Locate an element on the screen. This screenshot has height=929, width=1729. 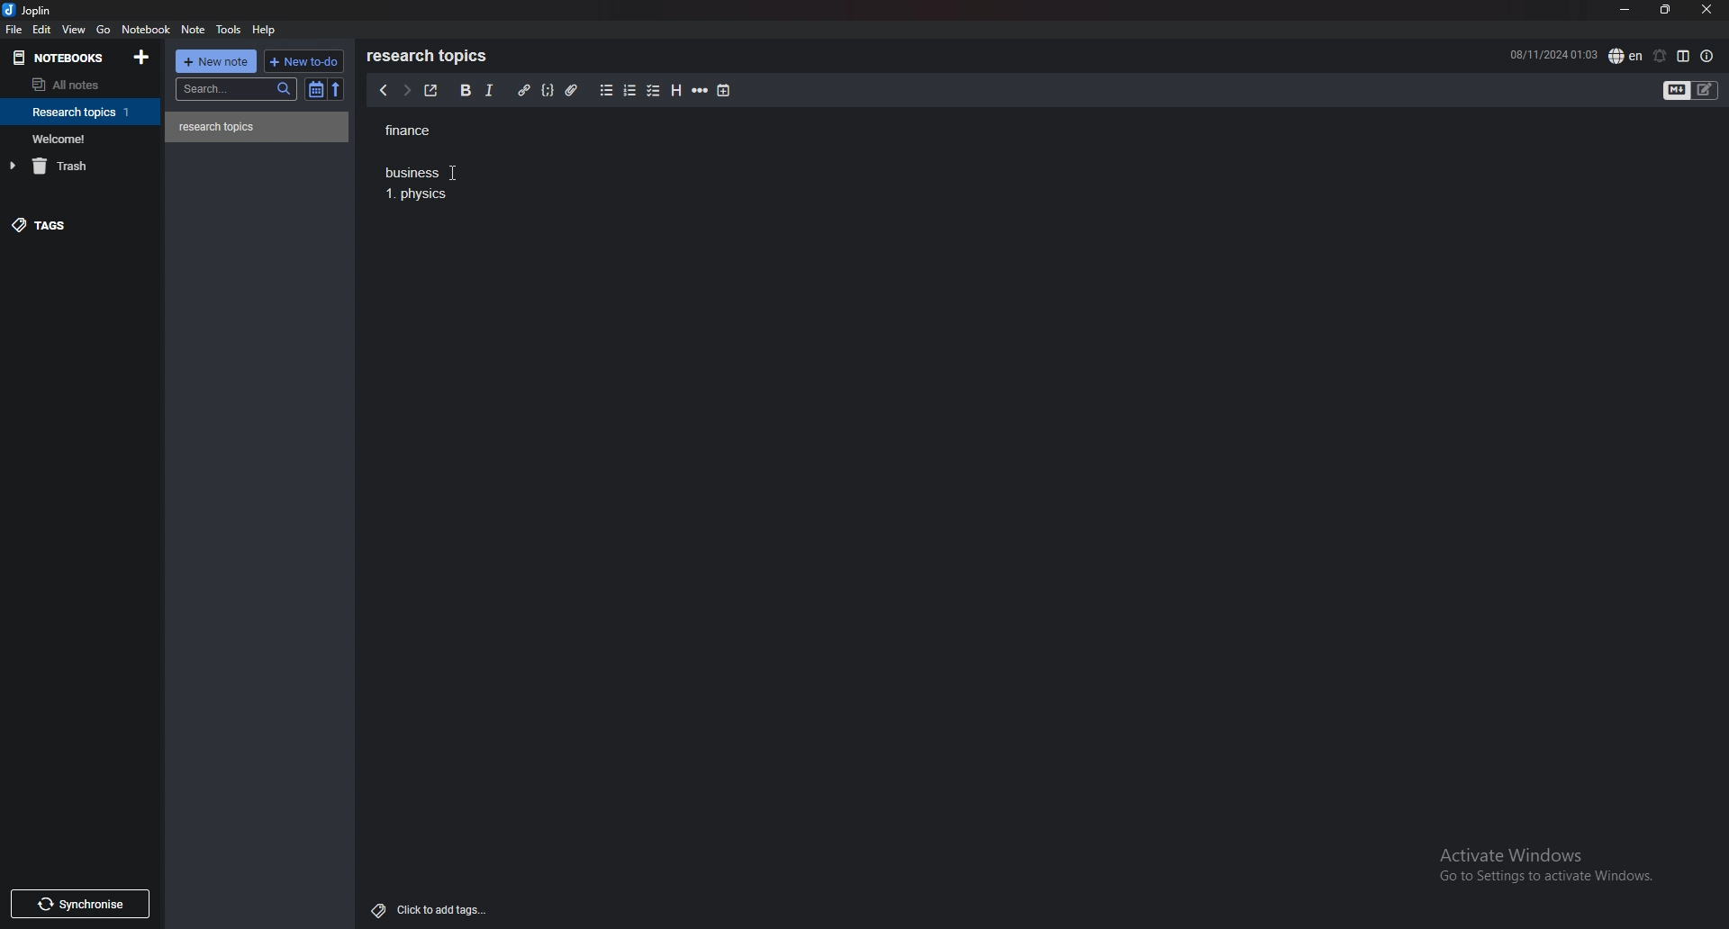
reverse sort order is located at coordinates (335, 89).